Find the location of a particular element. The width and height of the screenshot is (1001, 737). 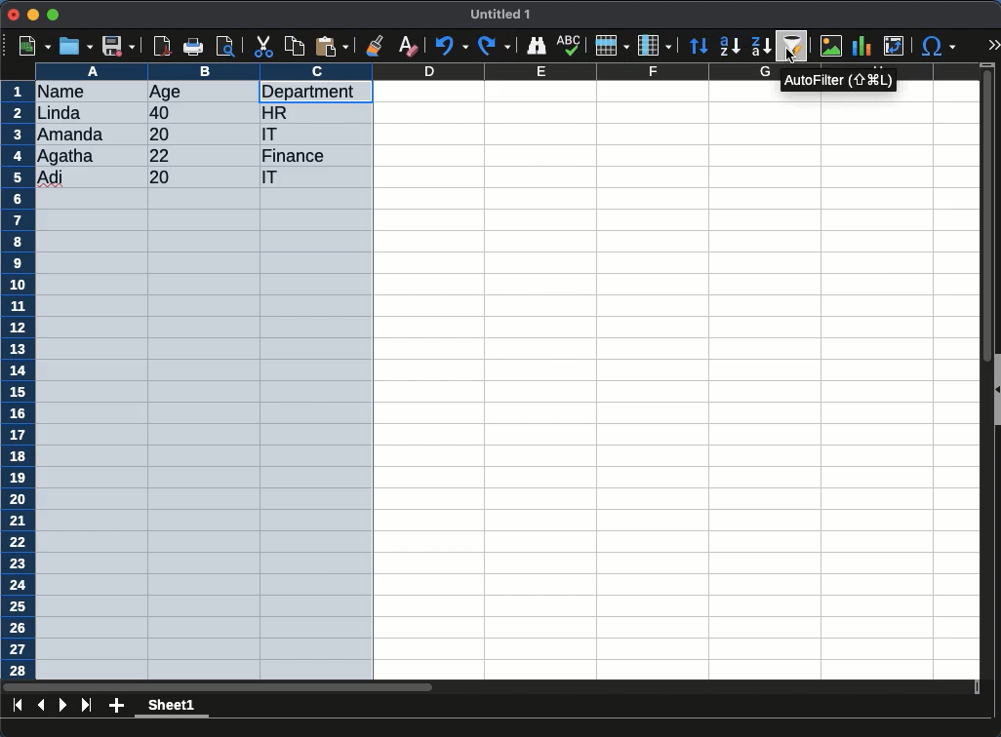

copy is located at coordinates (296, 46).